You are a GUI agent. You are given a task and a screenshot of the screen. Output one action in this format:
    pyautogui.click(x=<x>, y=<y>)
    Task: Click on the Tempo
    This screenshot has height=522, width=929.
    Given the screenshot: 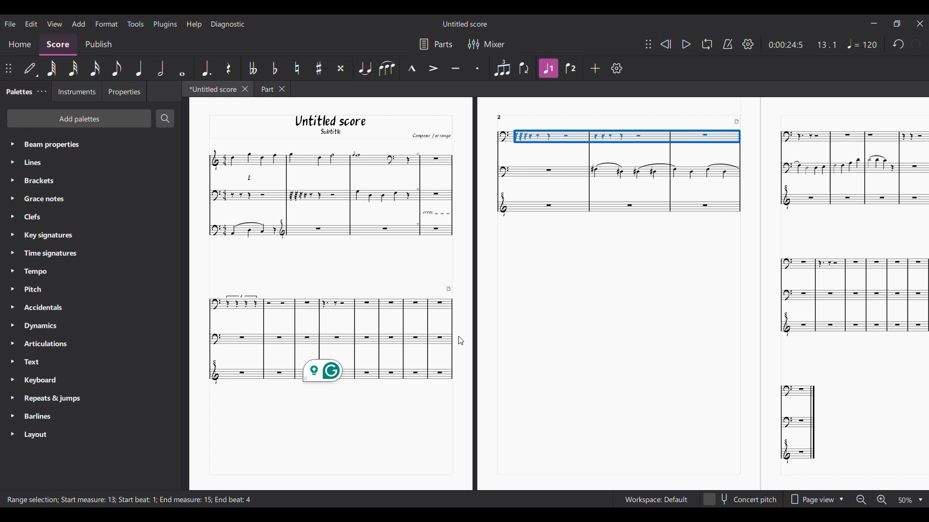 What is the action you would take?
    pyautogui.click(x=863, y=43)
    